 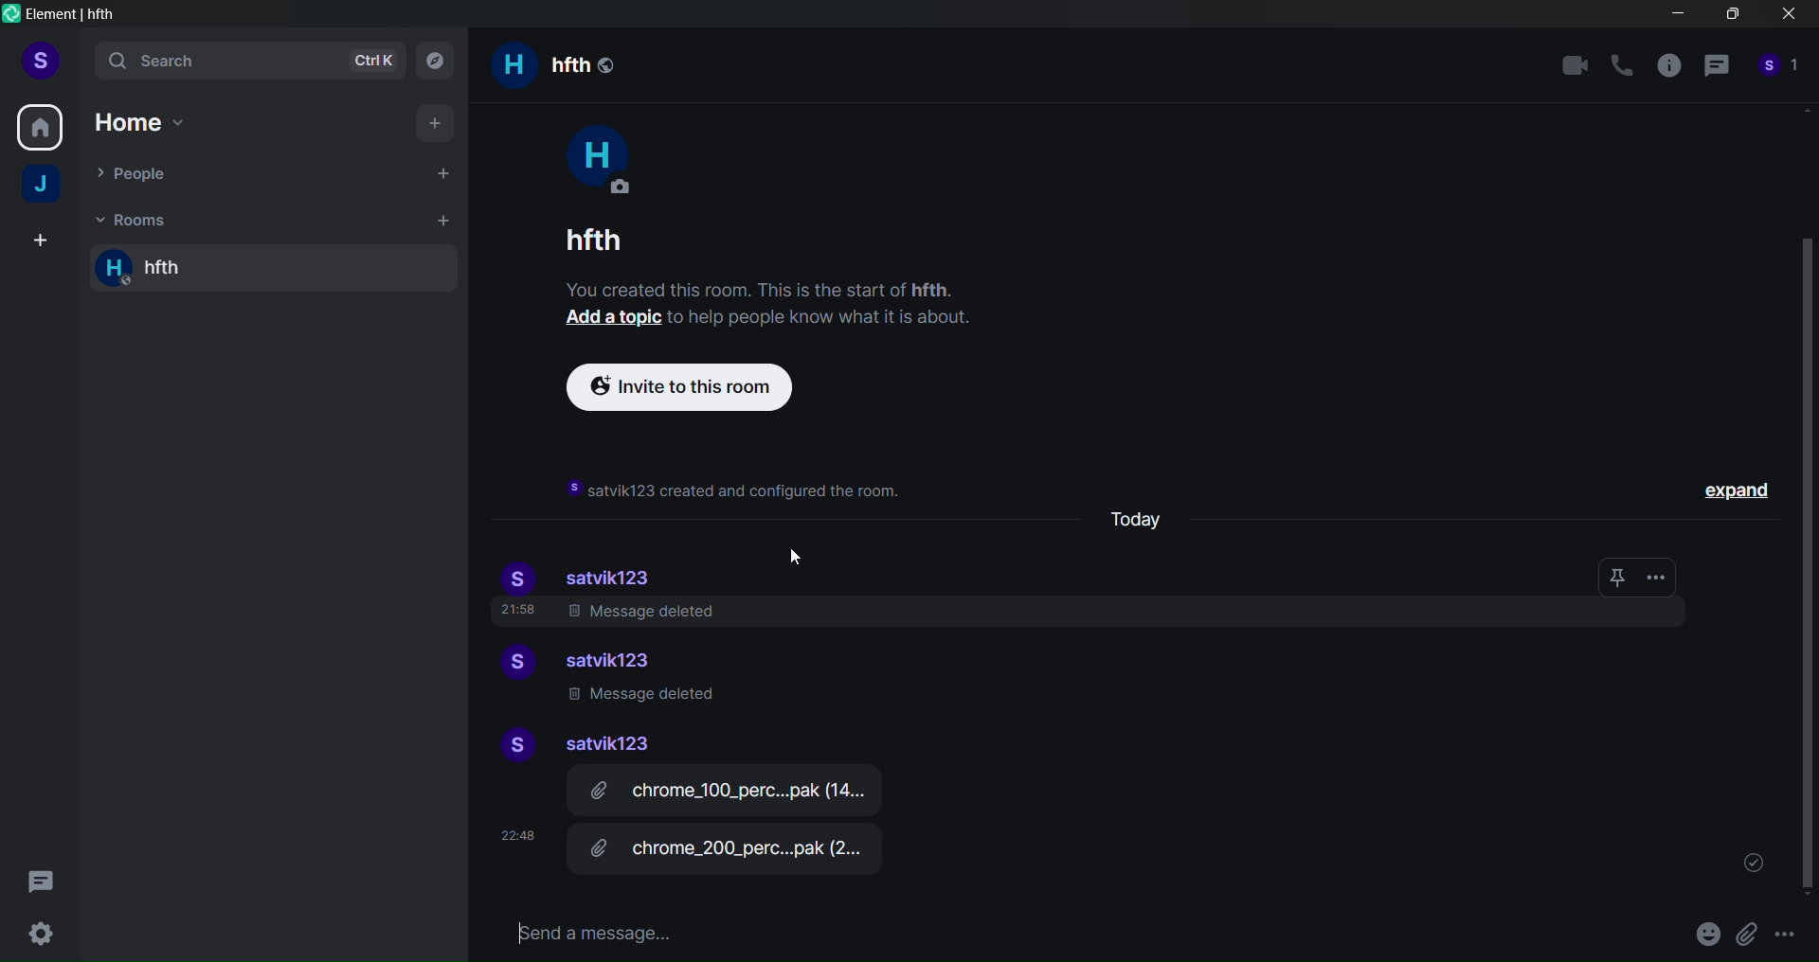 I want to click on User, so click(x=598, y=656).